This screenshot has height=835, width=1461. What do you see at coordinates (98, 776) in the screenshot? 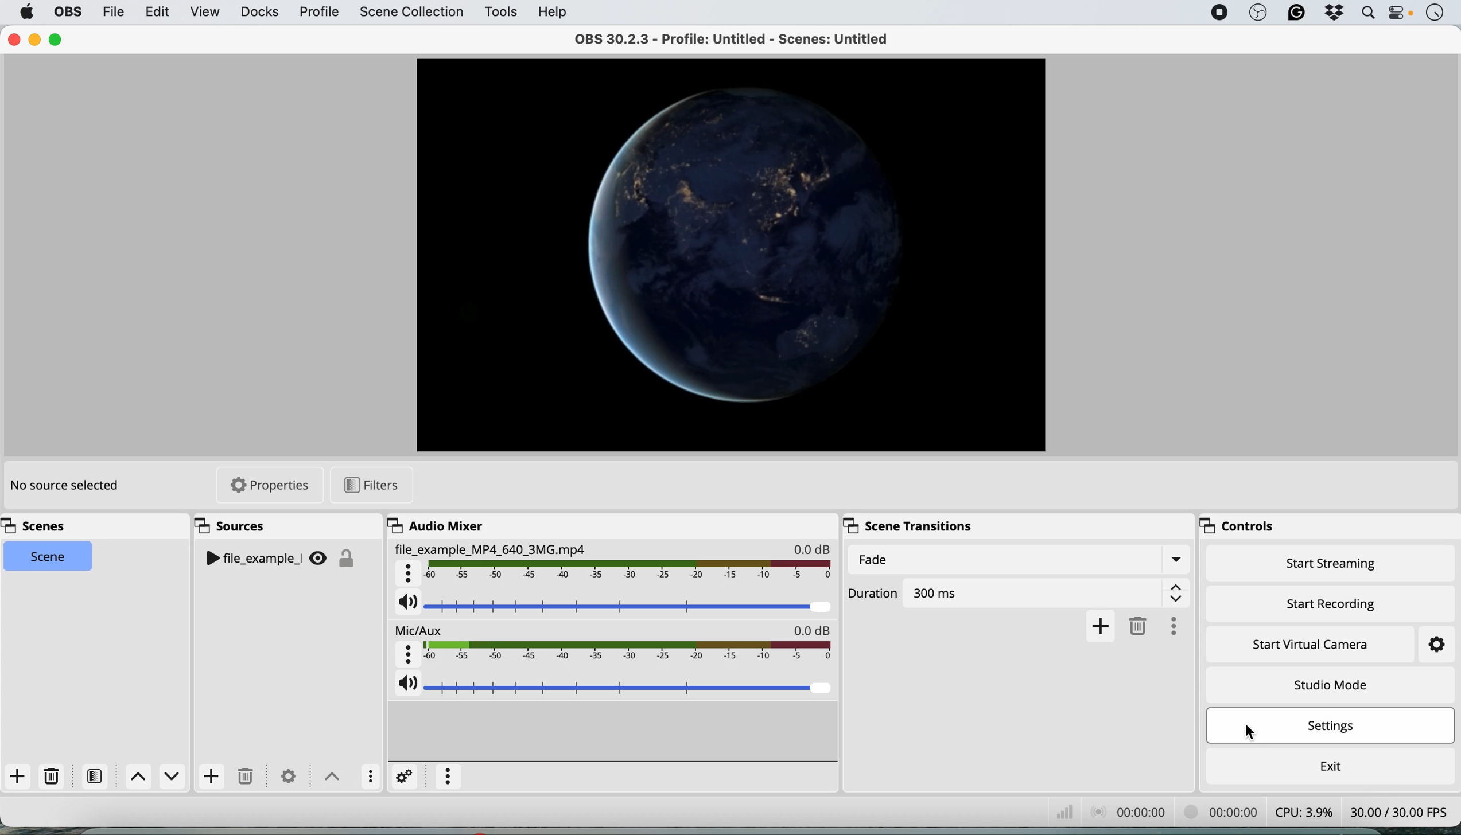
I see `filters` at bounding box center [98, 776].